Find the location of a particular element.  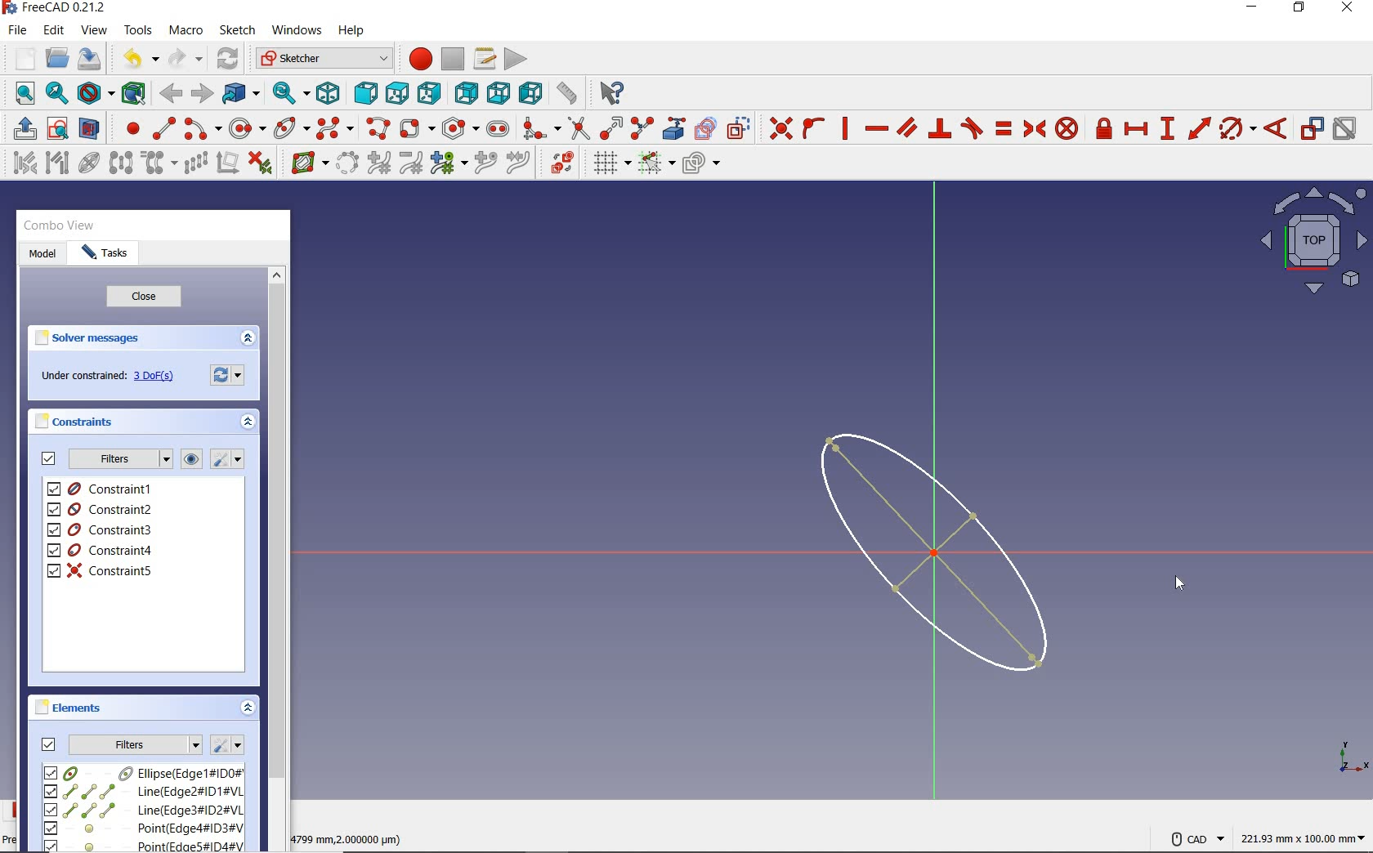

sync view is located at coordinates (292, 93).